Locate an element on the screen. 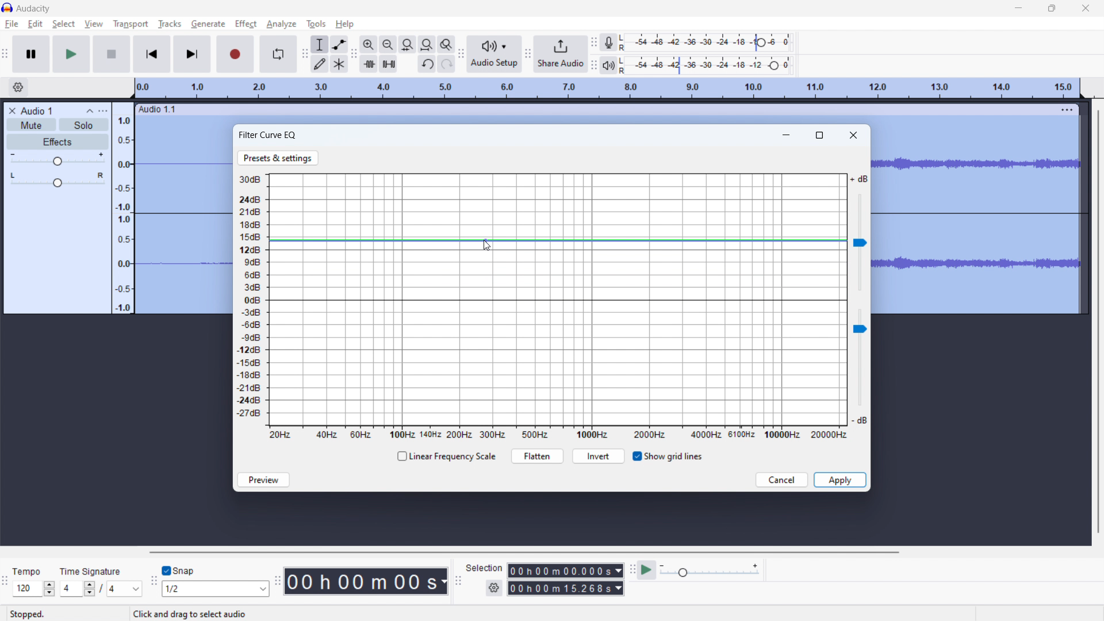 This screenshot has width=1104, height=621. preview is located at coordinates (263, 480).